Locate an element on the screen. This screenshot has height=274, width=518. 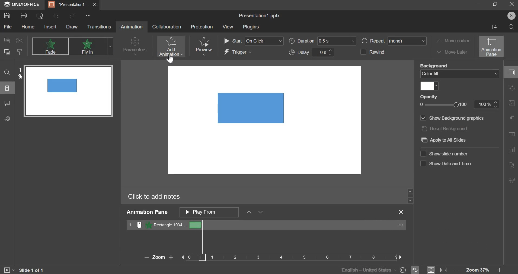
delay is located at coordinates (313, 53).